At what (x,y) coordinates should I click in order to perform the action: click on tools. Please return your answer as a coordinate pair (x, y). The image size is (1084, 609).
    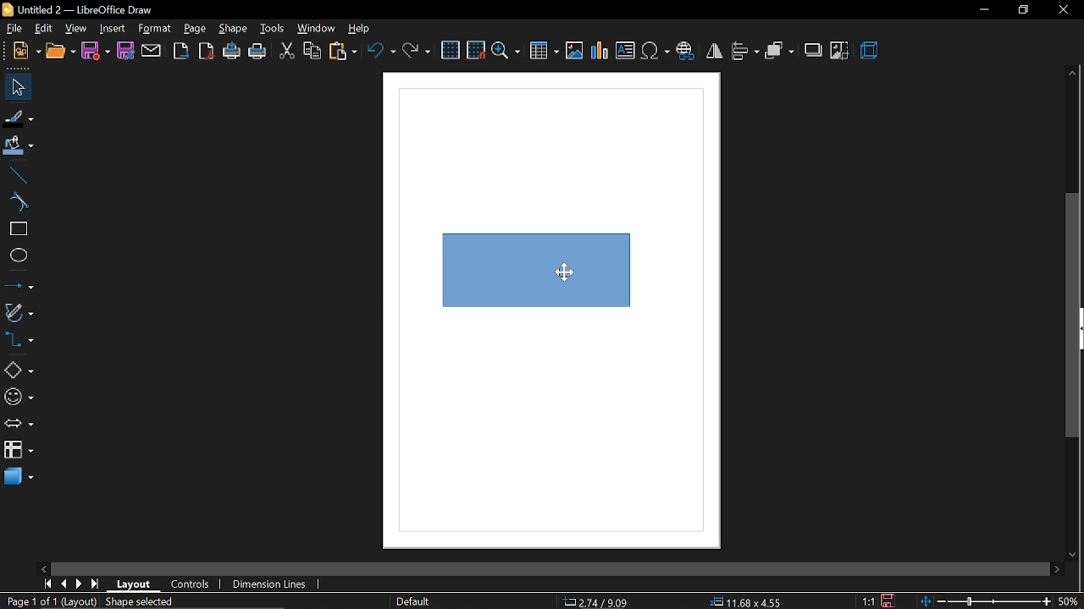
    Looking at the image, I should click on (273, 26).